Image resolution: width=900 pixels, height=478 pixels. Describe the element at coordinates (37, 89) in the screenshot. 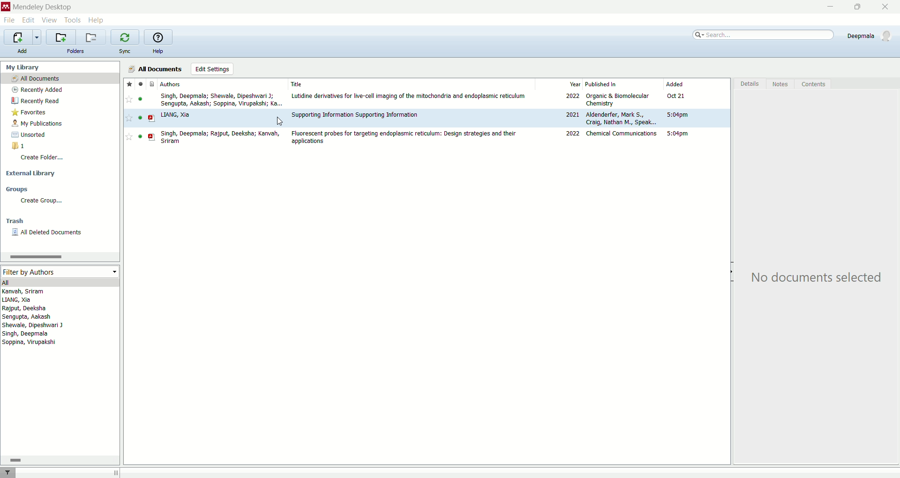

I see `recently added` at that location.